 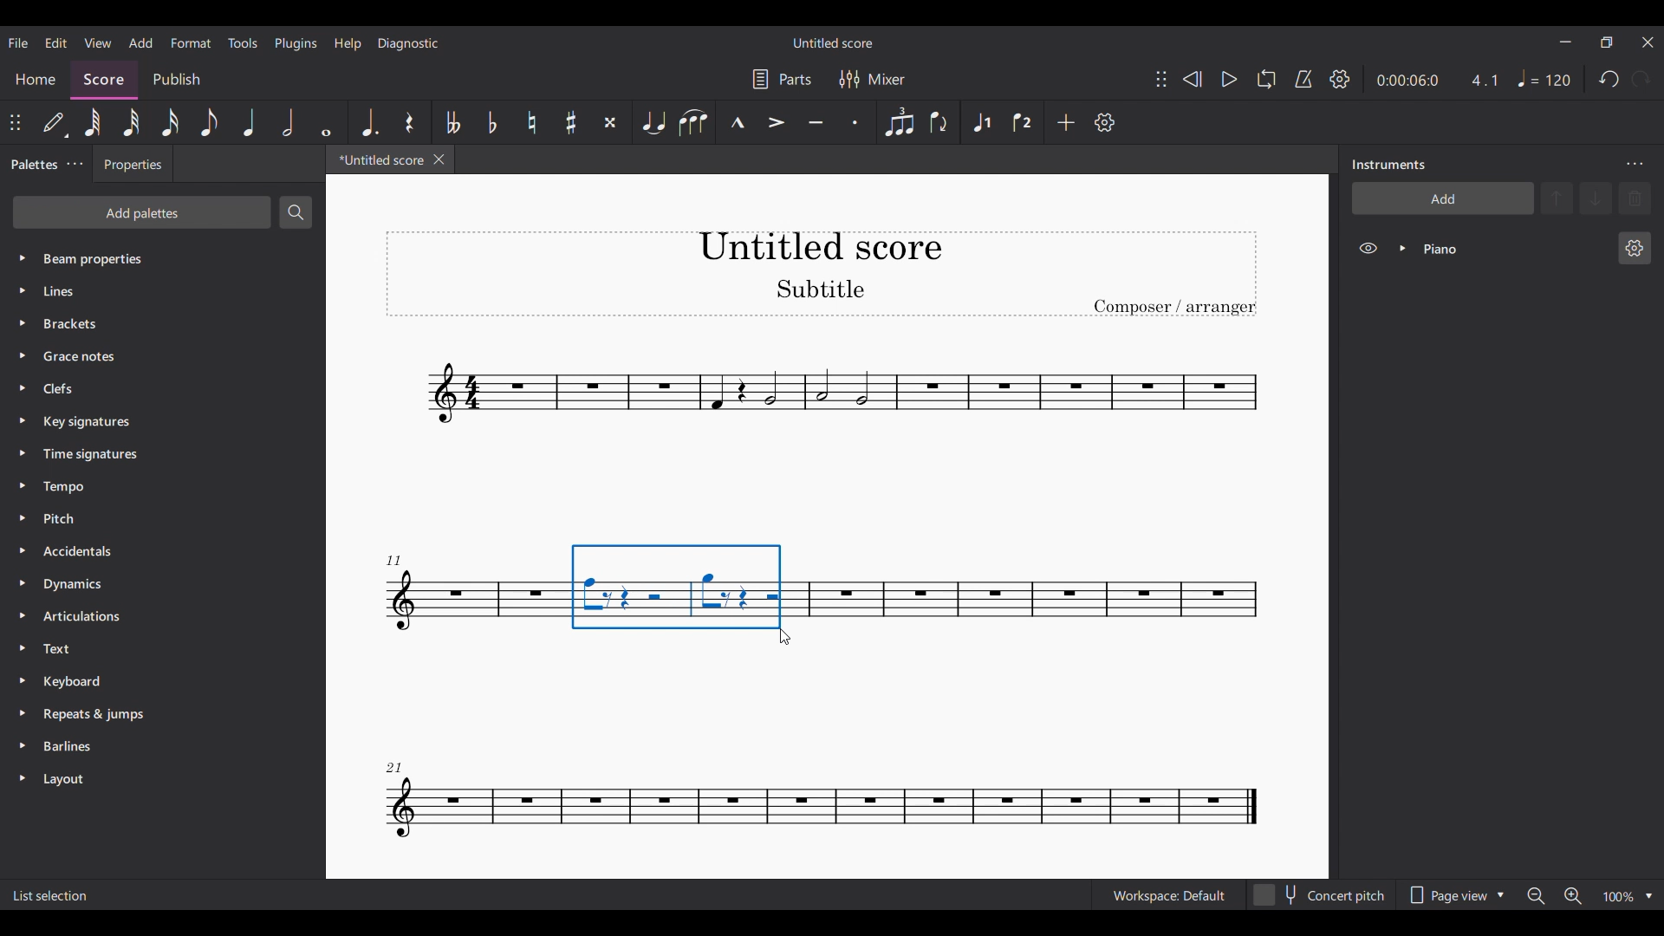 I want to click on Properties panel, so click(x=133, y=168).